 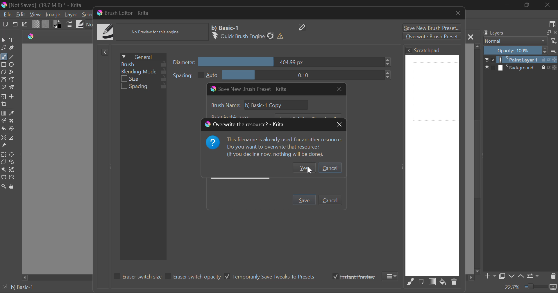 What do you see at coordinates (12, 162) in the screenshot?
I see `Freehand Selection` at bounding box center [12, 162].